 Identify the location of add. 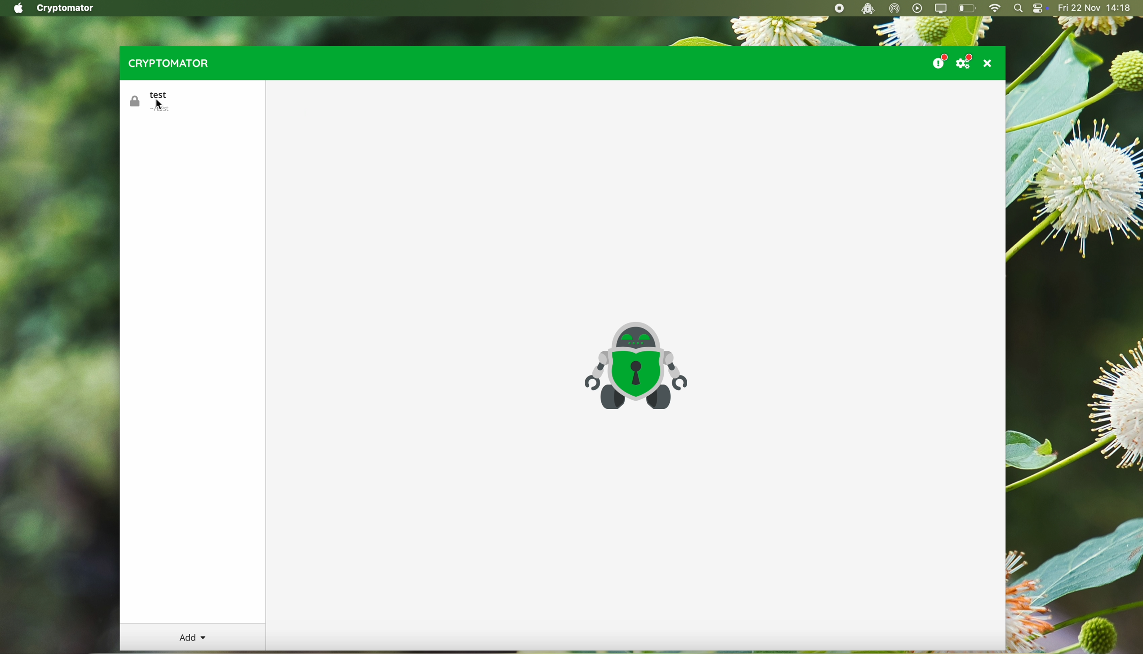
(193, 638).